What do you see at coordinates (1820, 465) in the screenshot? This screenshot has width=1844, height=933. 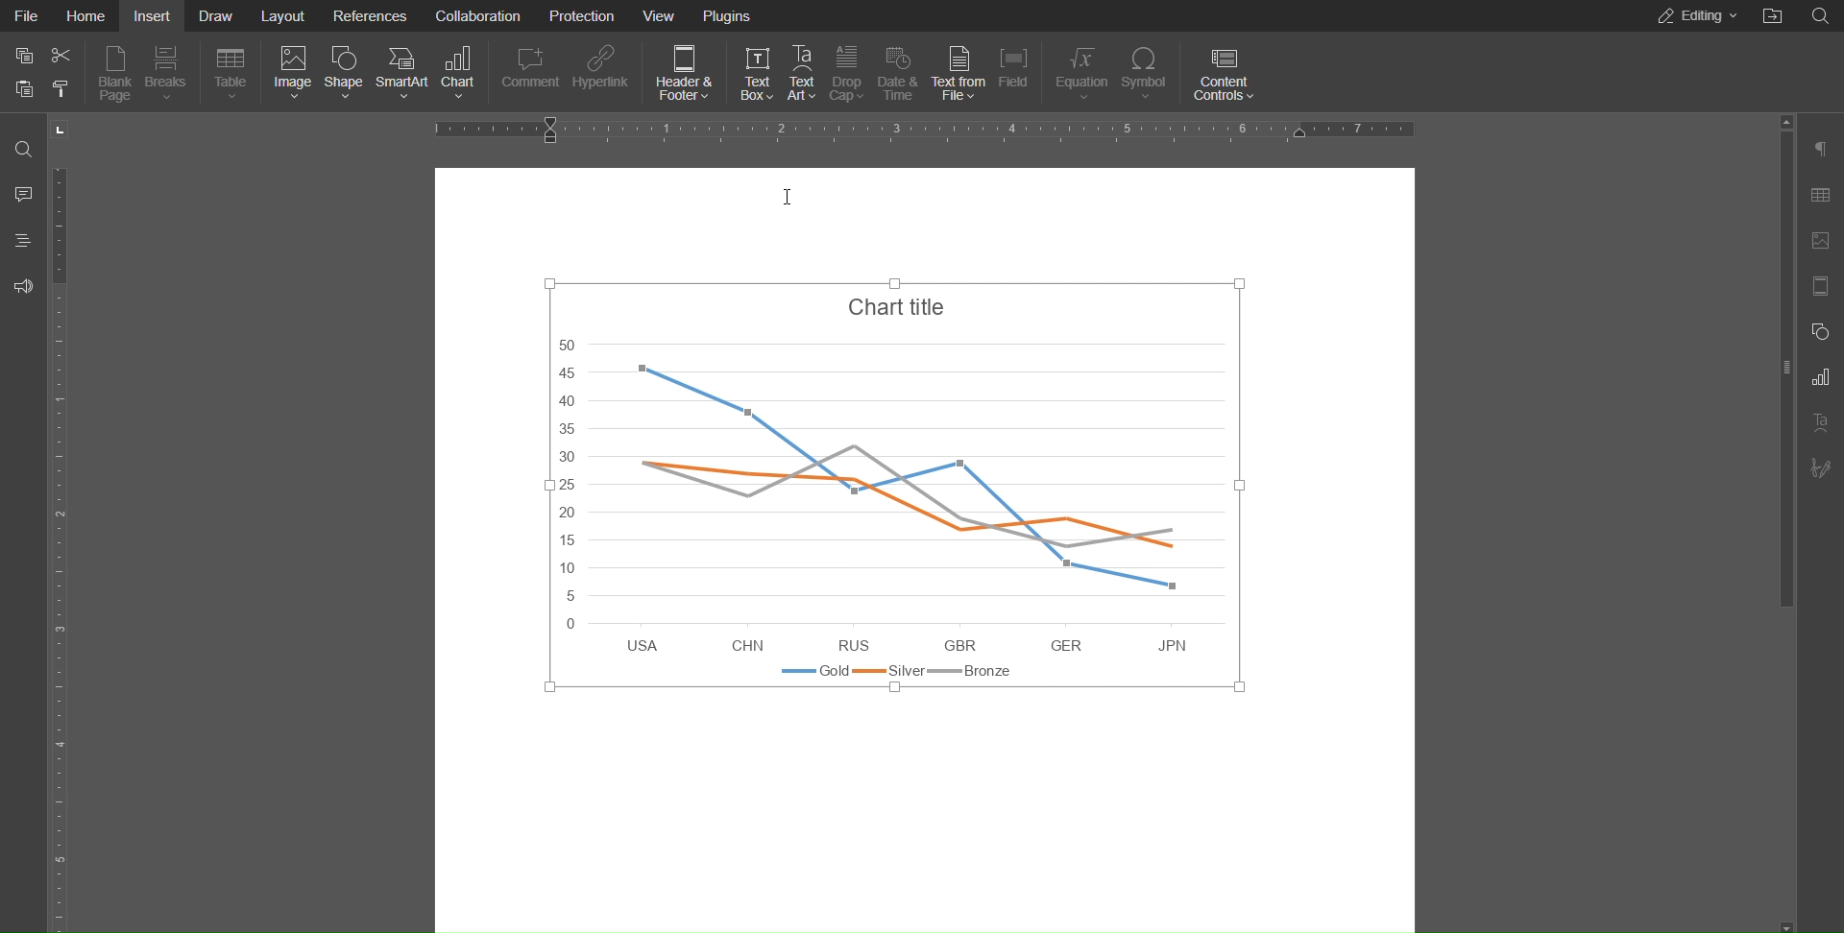 I see `Signature` at bounding box center [1820, 465].